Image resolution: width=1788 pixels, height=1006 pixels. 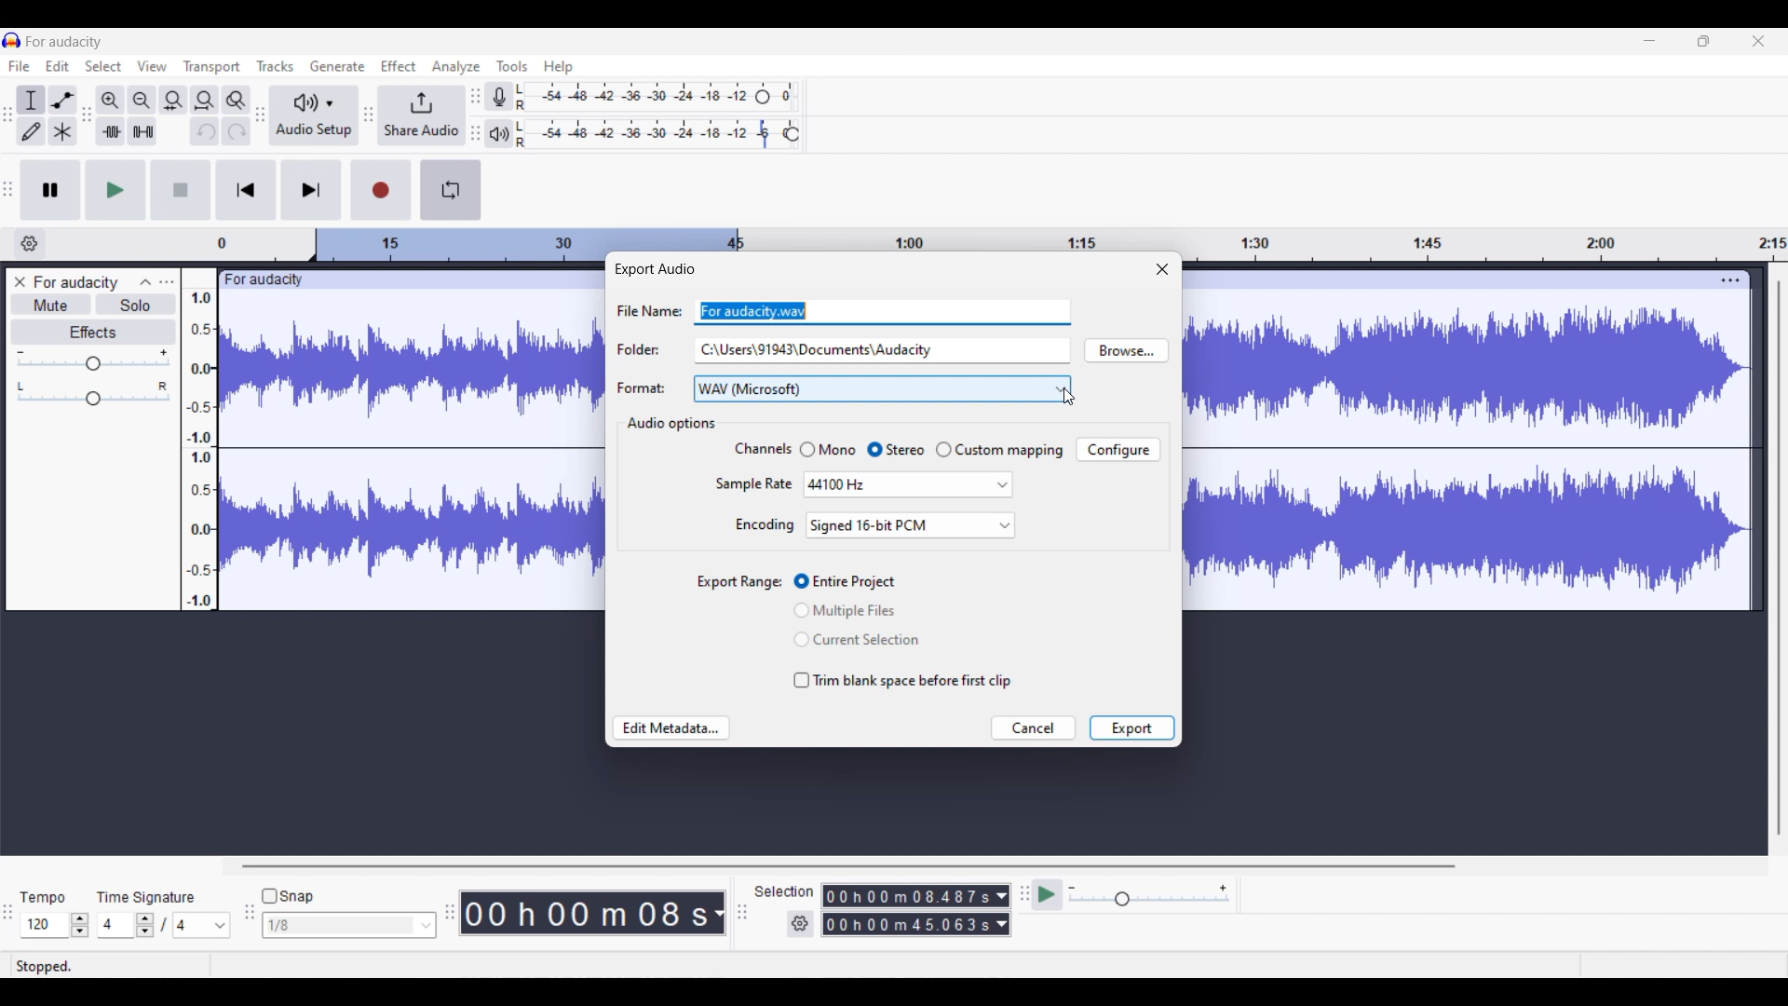 What do you see at coordinates (1117, 449) in the screenshot?
I see `Configure` at bounding box center [1117, 449].